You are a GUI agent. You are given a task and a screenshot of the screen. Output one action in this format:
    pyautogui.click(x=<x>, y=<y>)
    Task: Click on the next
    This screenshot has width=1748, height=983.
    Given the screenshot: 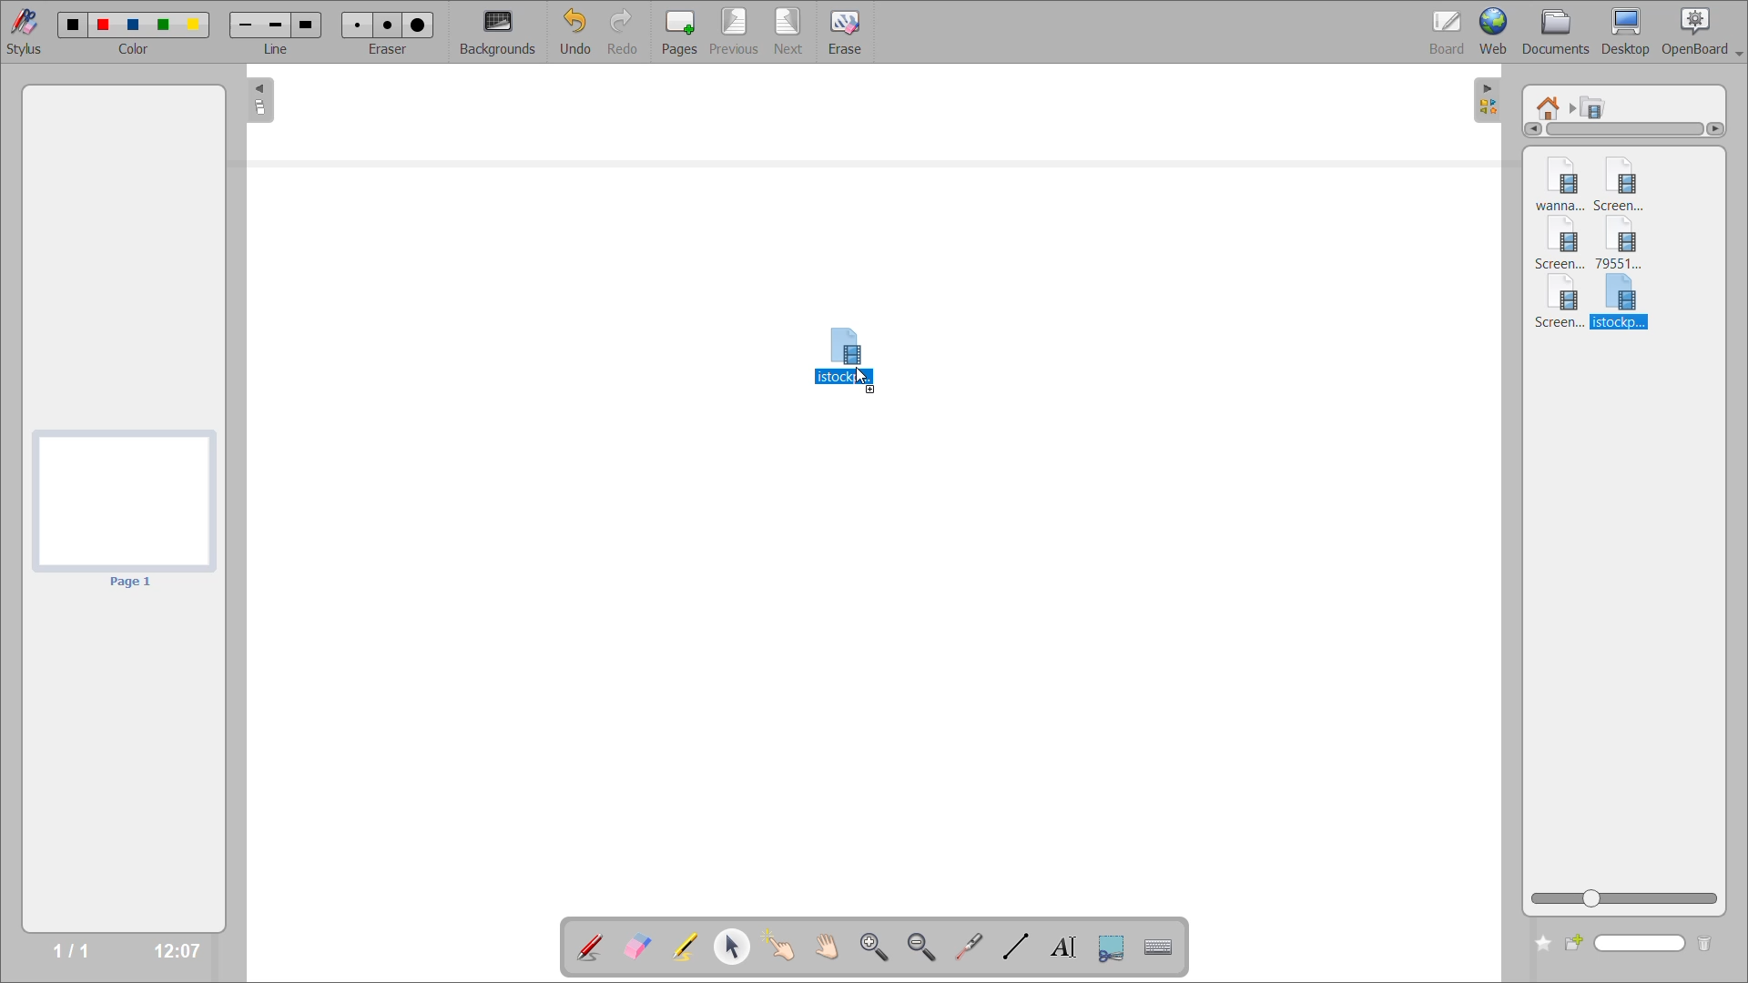 What is the action you would take?
    pyautogui.click(x=788, y=30)
    